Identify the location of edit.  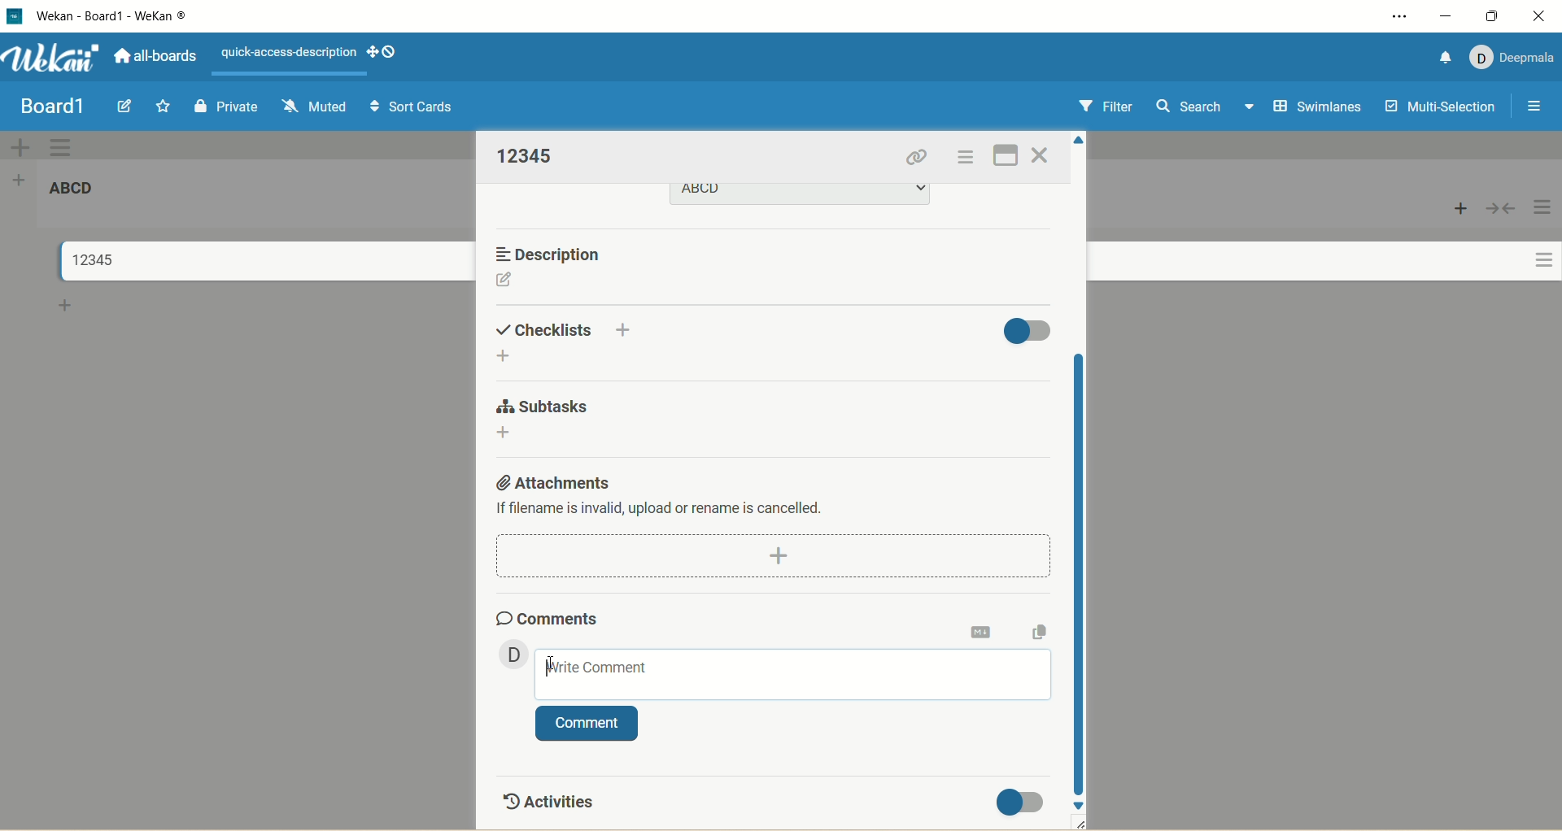
(504, 282).